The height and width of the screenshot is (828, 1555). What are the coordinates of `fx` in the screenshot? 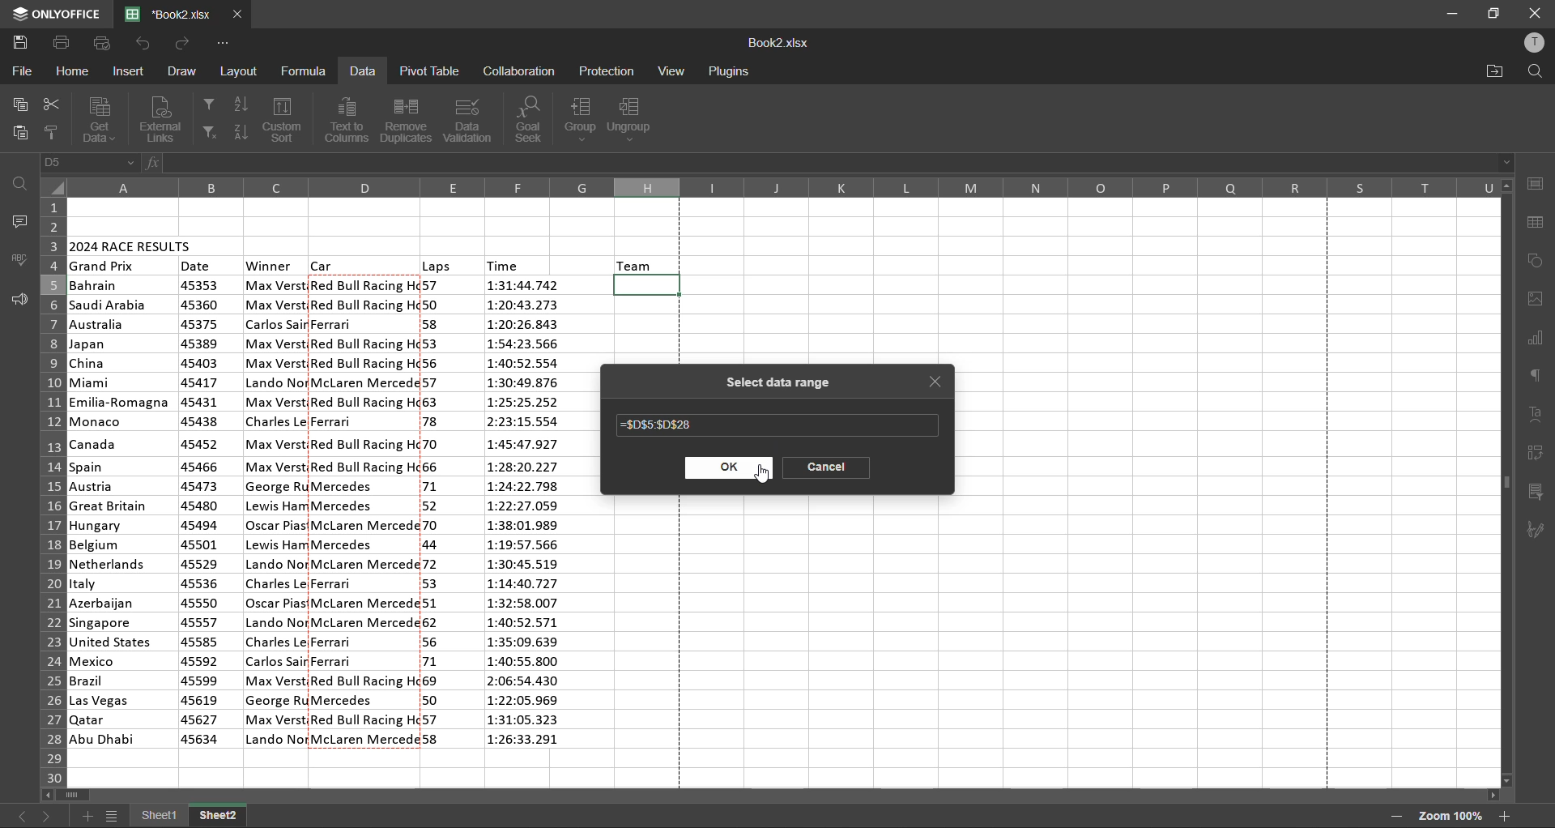 It's located at (155, 165).